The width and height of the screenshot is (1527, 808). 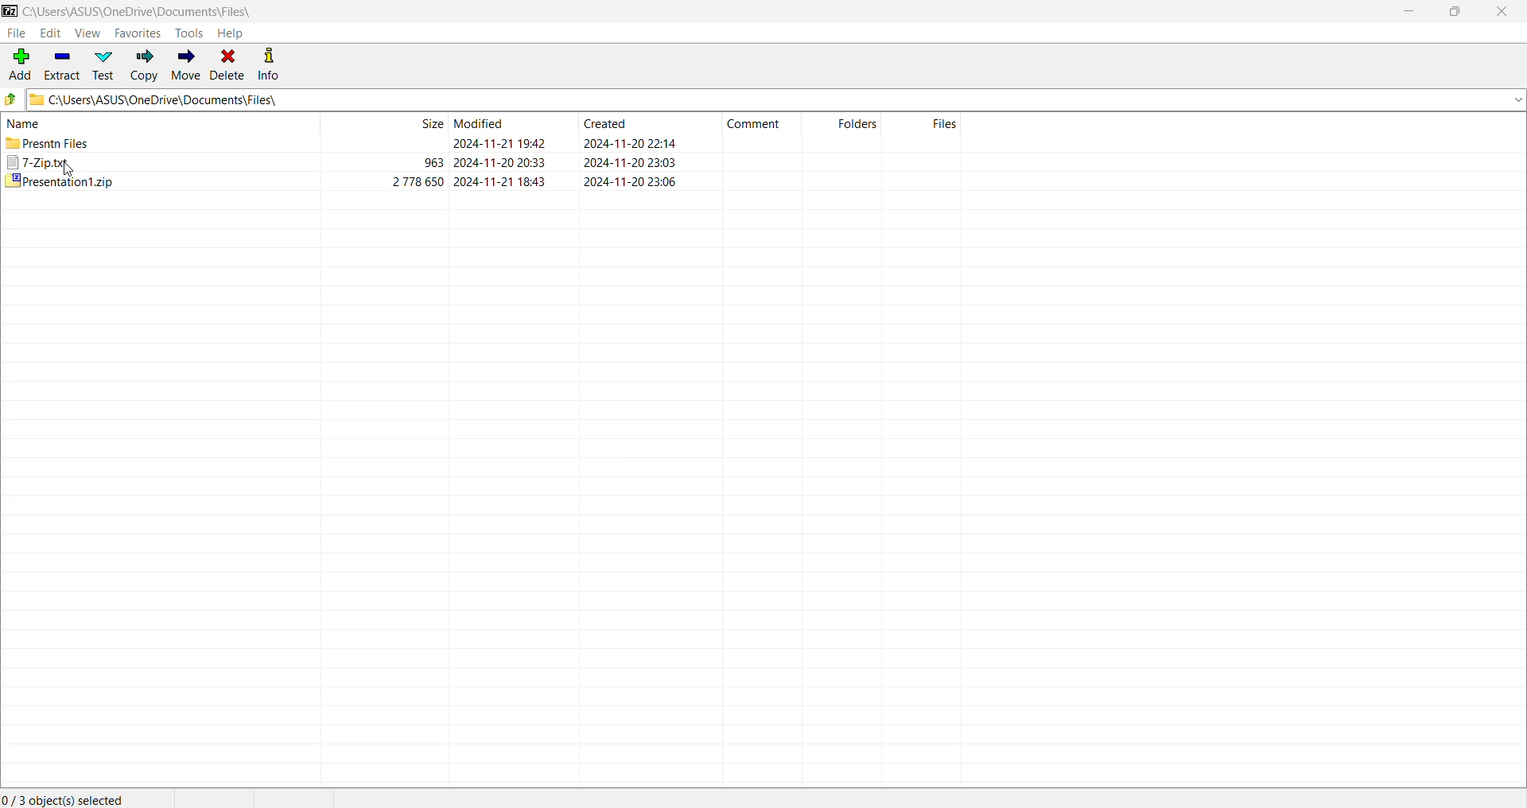 What do you see at coordinates (1456, 12) in the screenshot?
I see `Restore Down` at bounding box center [1456, 12].